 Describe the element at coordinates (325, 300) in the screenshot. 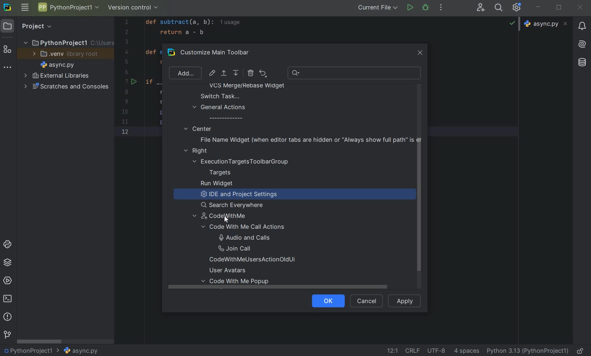

I see `ok` at that location.